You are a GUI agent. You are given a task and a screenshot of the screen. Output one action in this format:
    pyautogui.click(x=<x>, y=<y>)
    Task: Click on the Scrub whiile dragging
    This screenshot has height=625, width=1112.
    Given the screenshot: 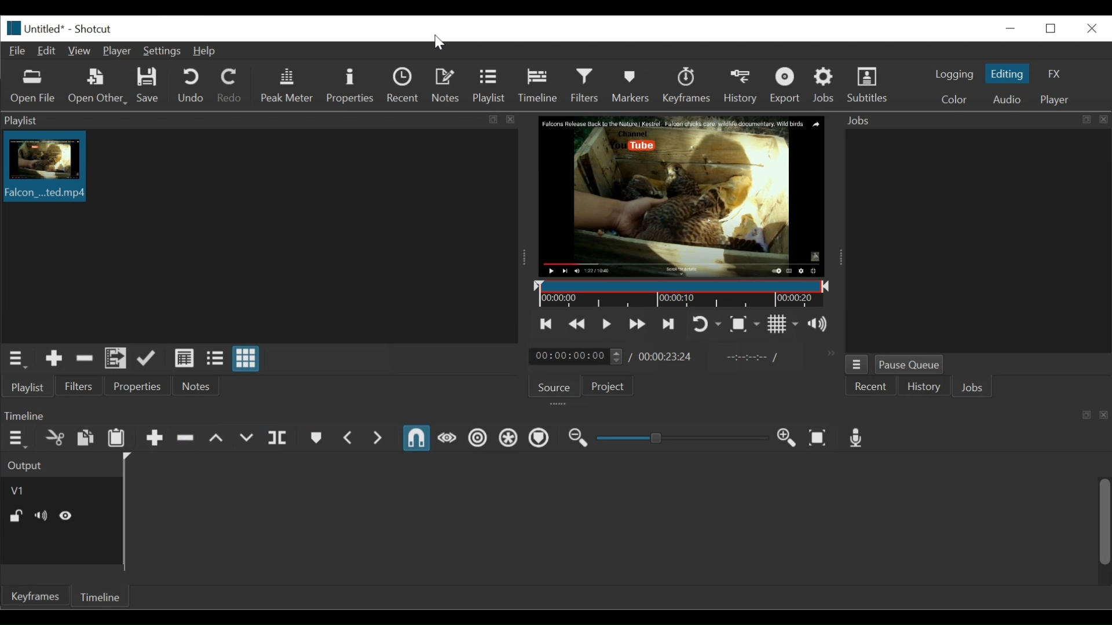 What is the action you would take?
    pyautogui.click(x=447, y=439)
    